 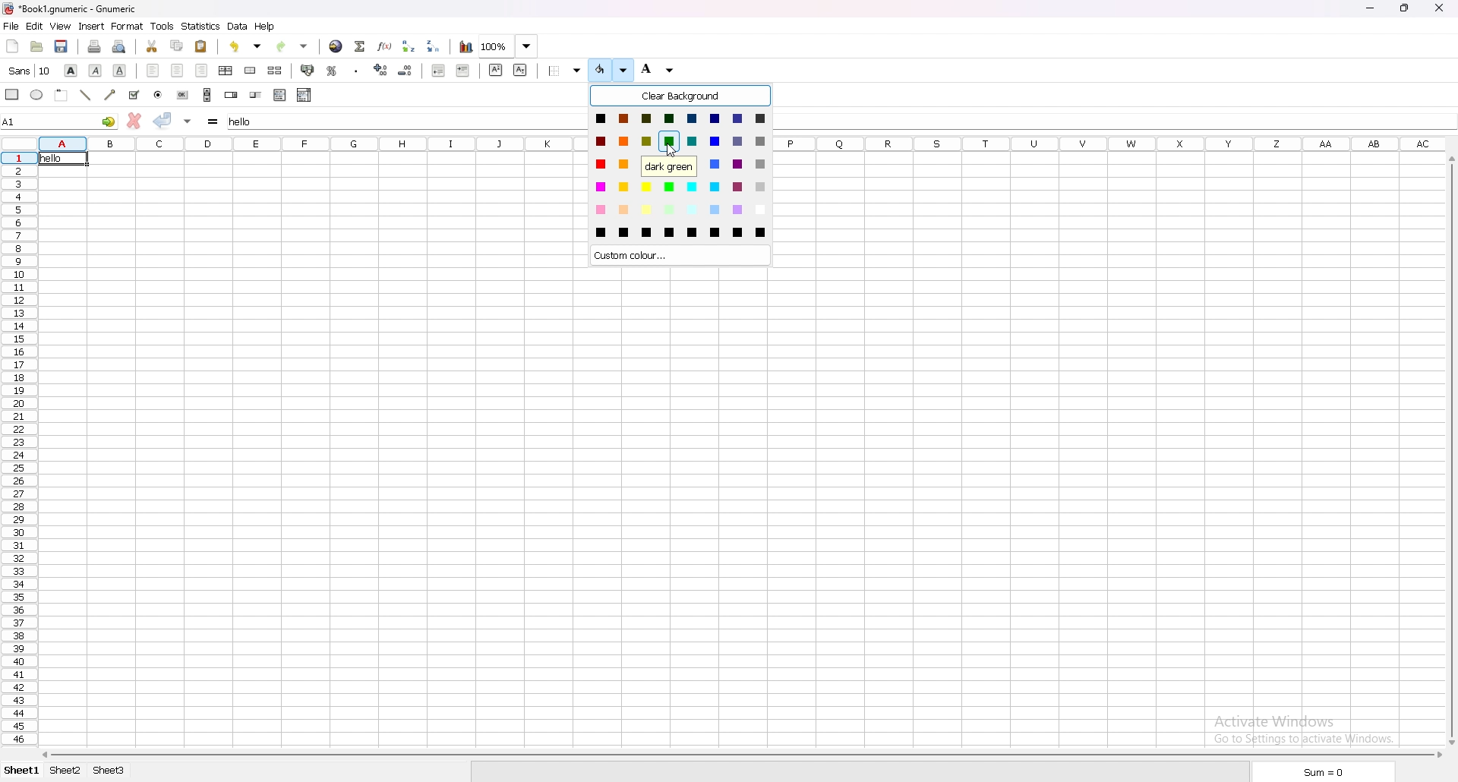 What do you see at coordinates (465, 46) in the screenshot?
I see `chart` at bounding box center [465, 46].